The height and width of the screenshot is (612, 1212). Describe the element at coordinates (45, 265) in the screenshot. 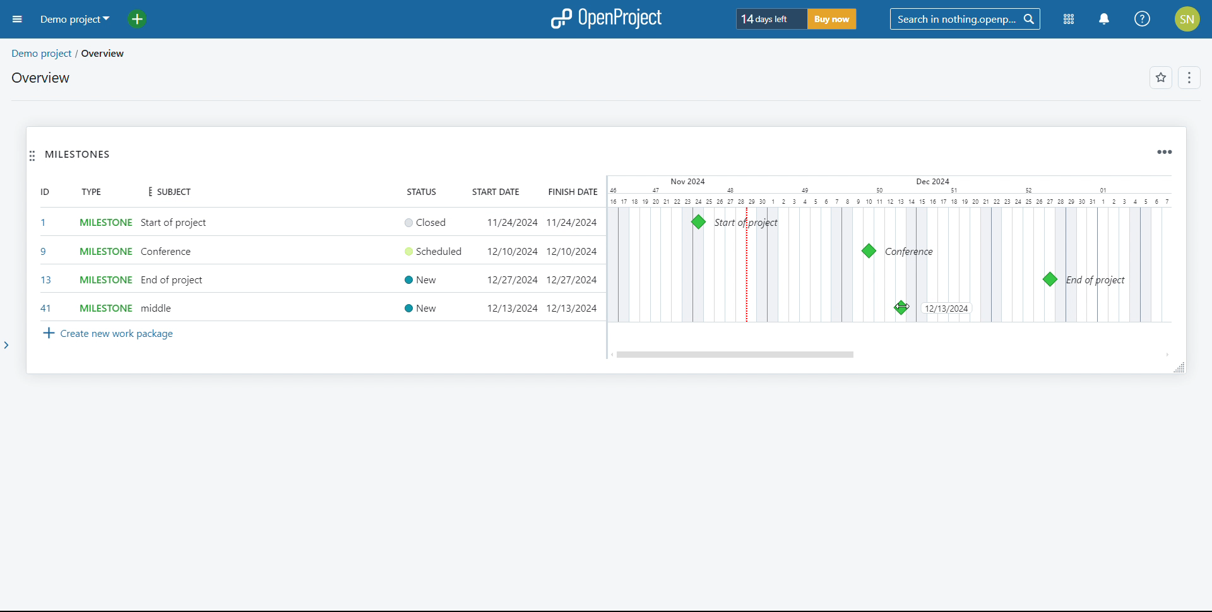

I see `set id` at that location.